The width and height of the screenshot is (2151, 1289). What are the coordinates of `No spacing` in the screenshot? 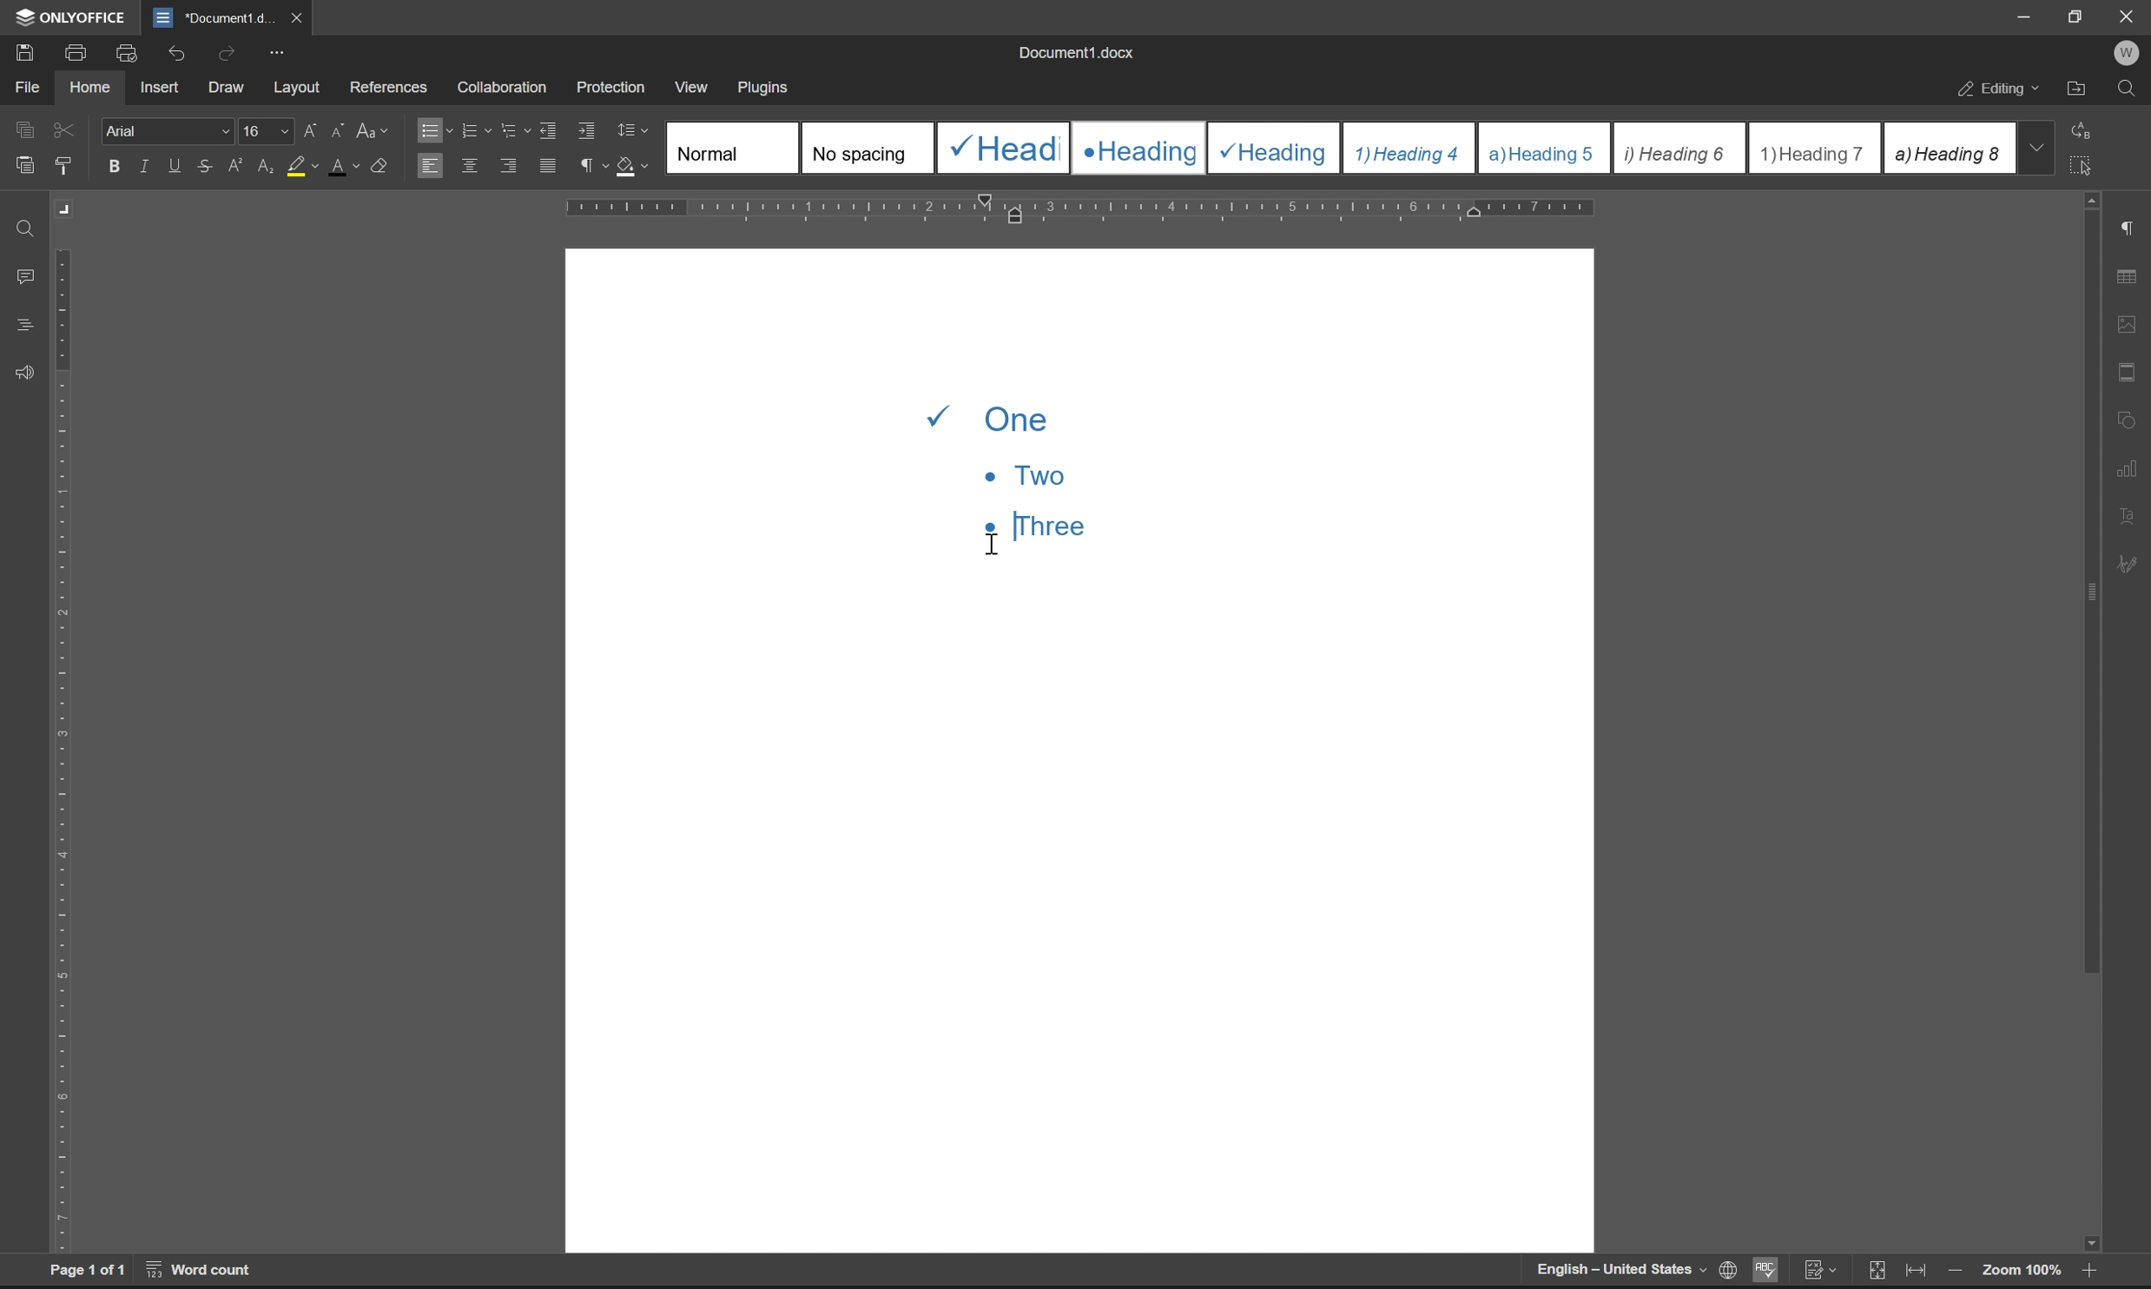 It's located at (866, 148).